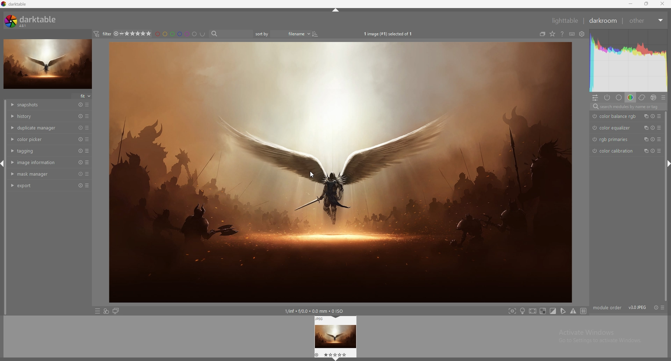 The image size is (671, 361). What do you see at coordinates (80, 128) in the screenshot?
I see `reset` at bounding box center [80, 128].